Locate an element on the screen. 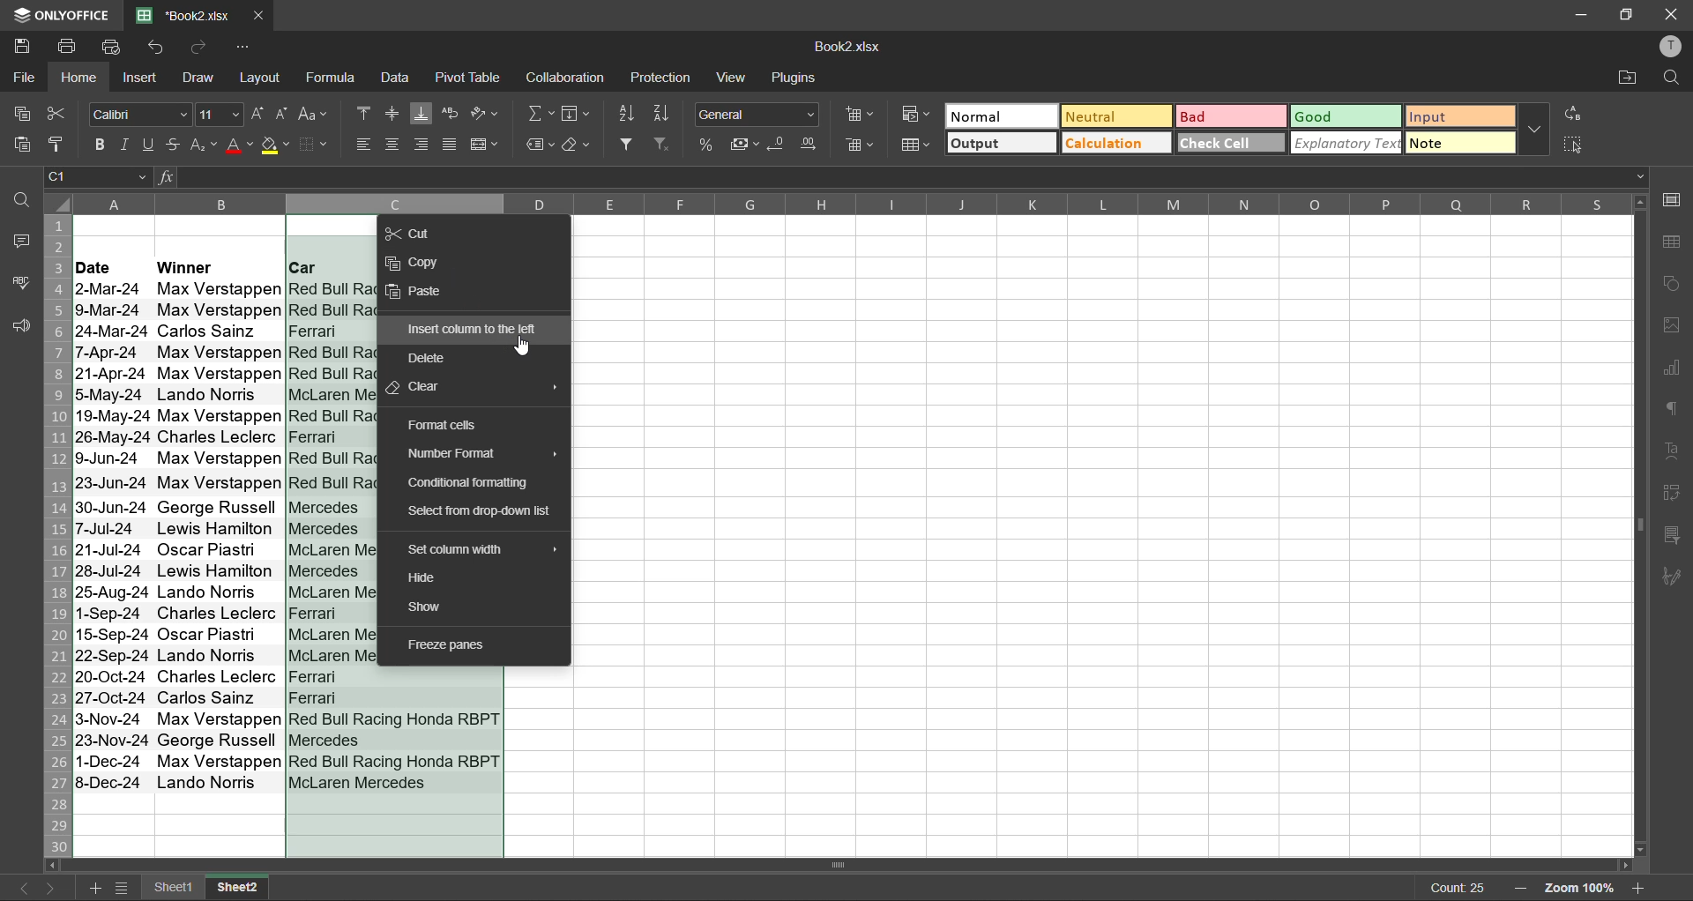 The image size is (1693, 901). redo is located at coordinates (206, 48).